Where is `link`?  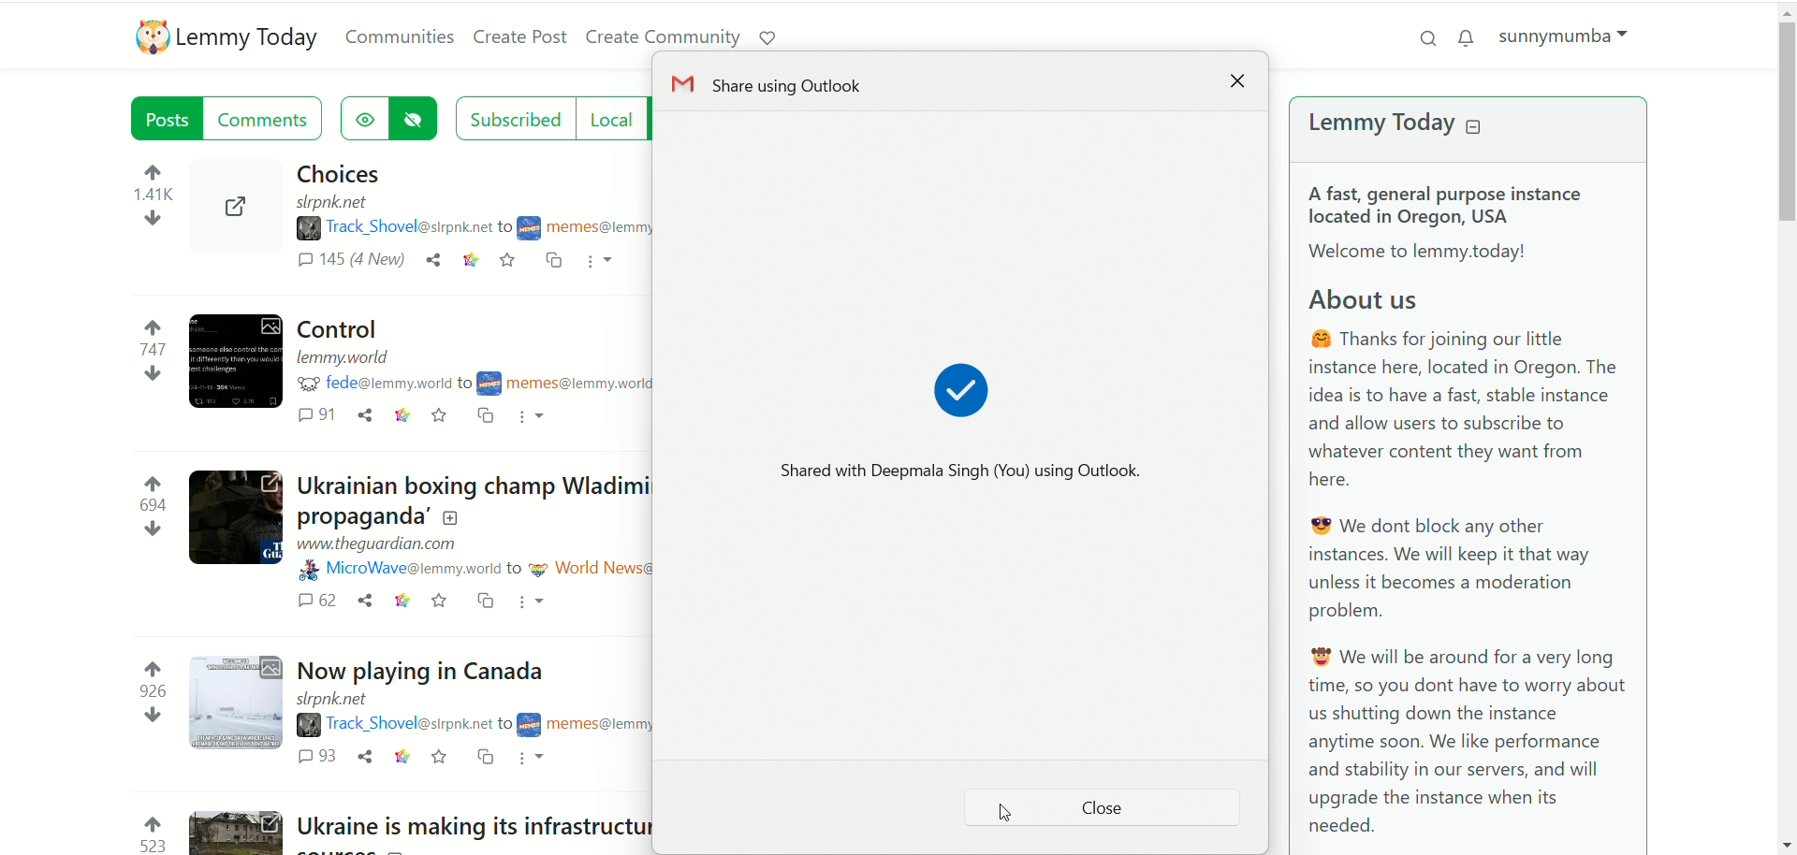 link is located at coordinates (403, 601).